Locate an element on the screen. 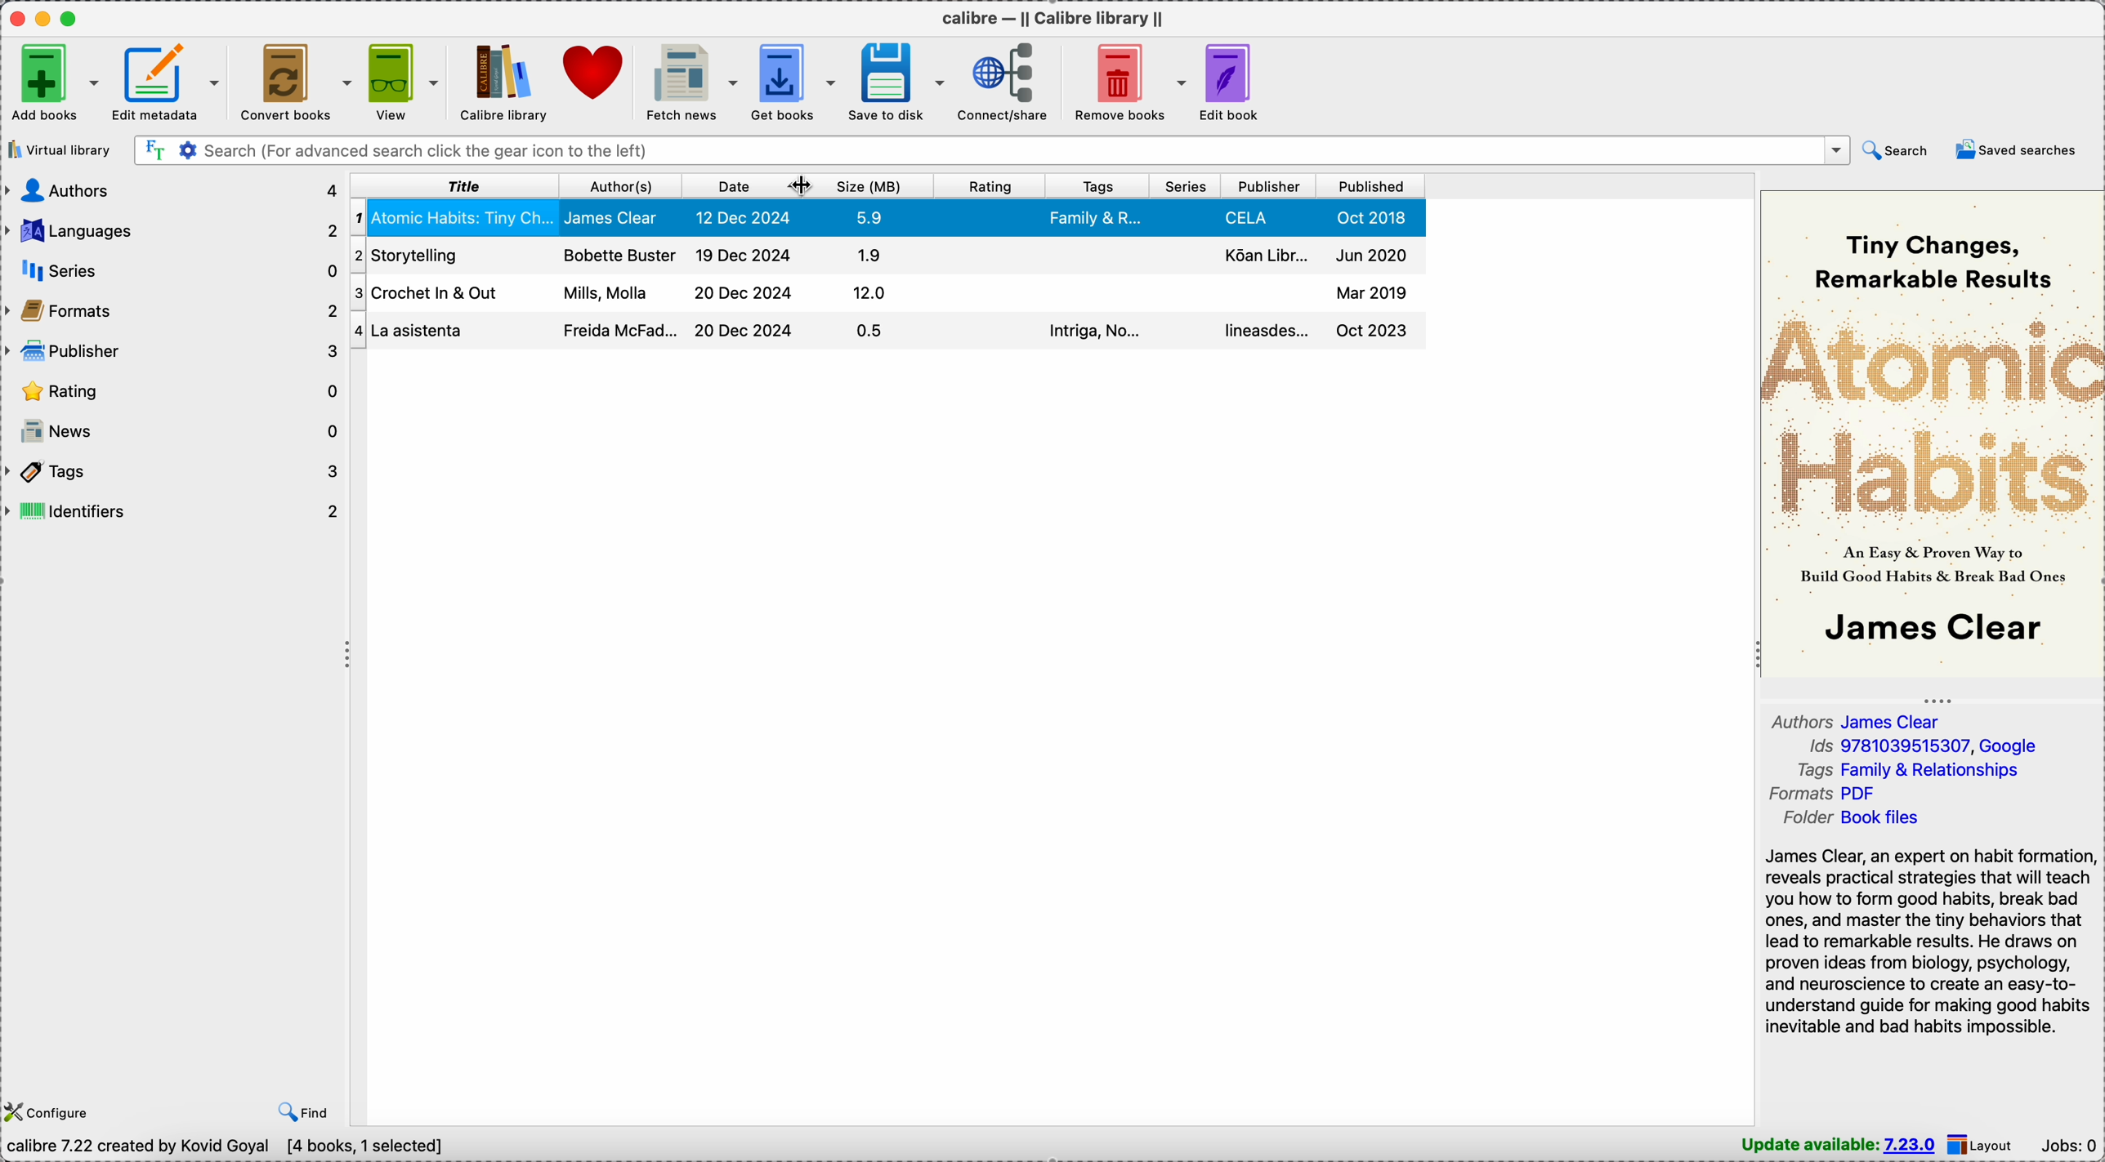 This screenshot has width=2105, height=1162. connect/share is located at coordinates (1009, 82).